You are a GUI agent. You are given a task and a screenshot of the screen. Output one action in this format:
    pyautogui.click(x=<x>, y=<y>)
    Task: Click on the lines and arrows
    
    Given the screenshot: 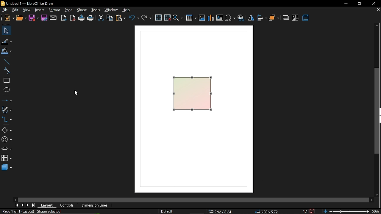 What is the action you would take?
    pyautogui.click(x=7, y=100)
    